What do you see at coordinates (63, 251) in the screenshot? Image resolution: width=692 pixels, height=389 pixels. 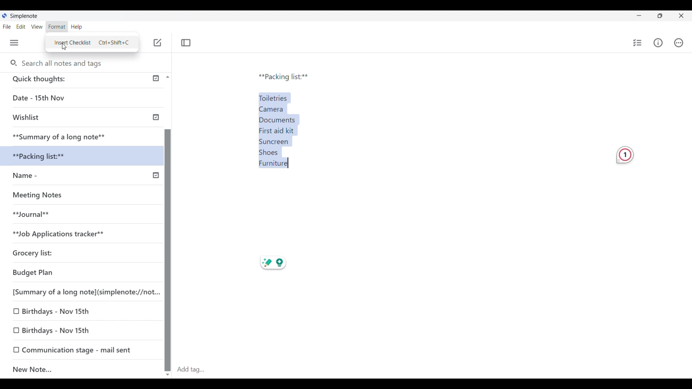 I see `Grocery list` at bounding box center [63, 251].